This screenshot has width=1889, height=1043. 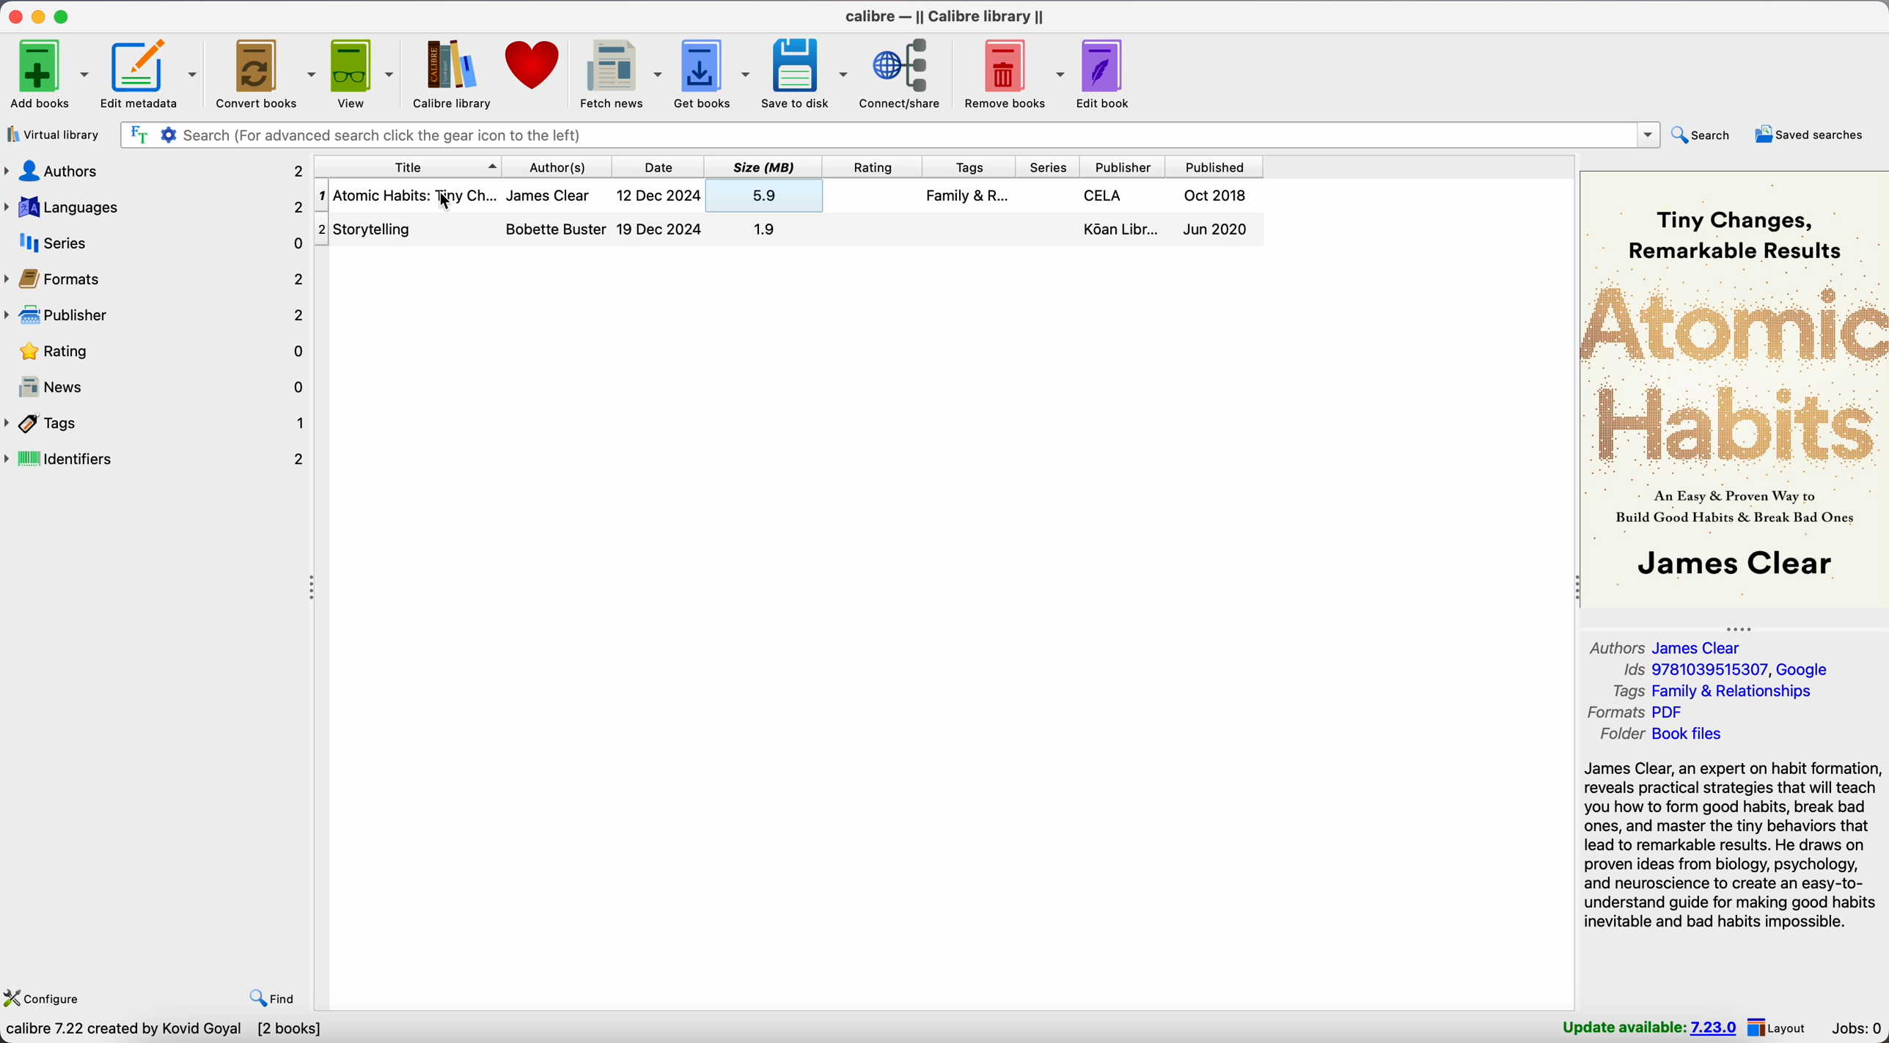 I want to click on virtual library, so click(x=52, y=134).